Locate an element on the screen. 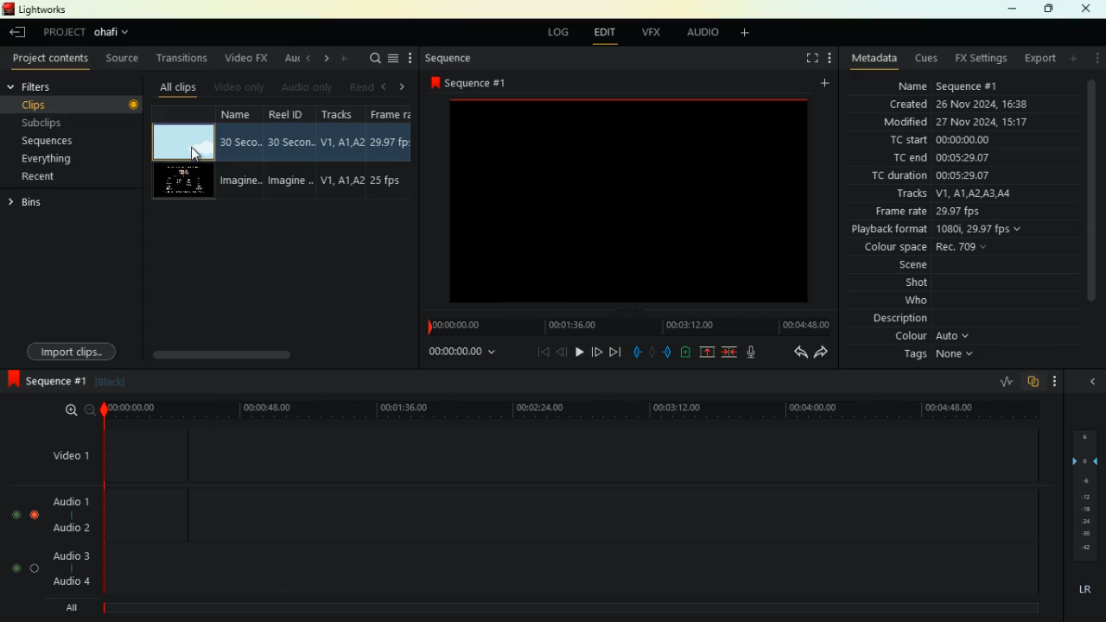 The width and height of the screenshot is (1106, 622). right is located at coordinates (327, 58).